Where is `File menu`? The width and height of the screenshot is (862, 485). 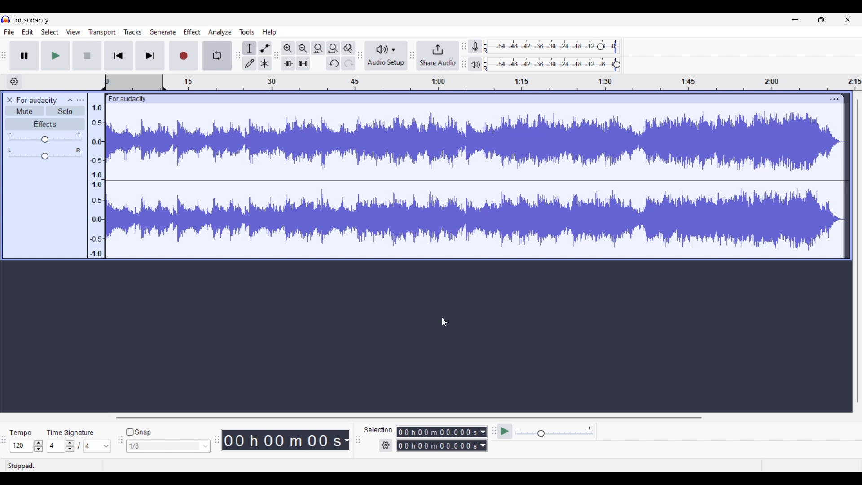
File menu is located at coordinates (8, 31).